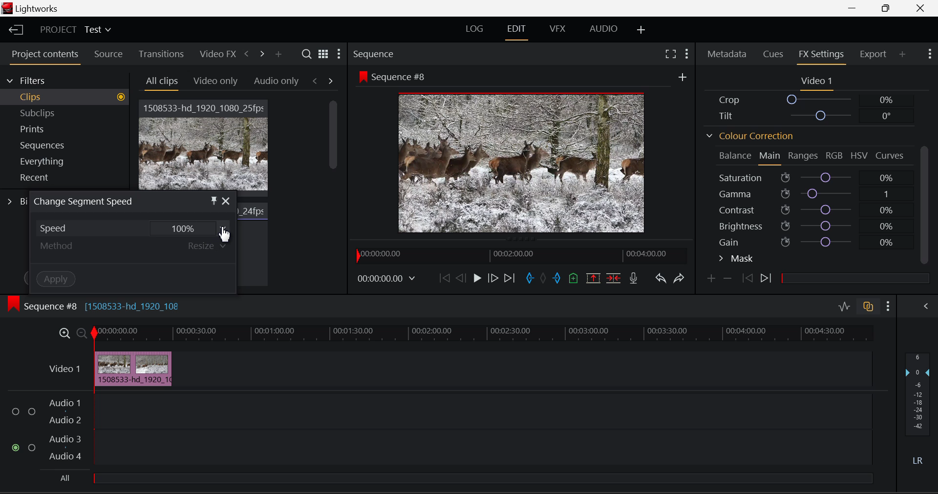 The width and height of the screenshot is (938, 494). Describe the element at coordinates (928, 308) in the screenshot. I see `Show Audio Mix` at that location.